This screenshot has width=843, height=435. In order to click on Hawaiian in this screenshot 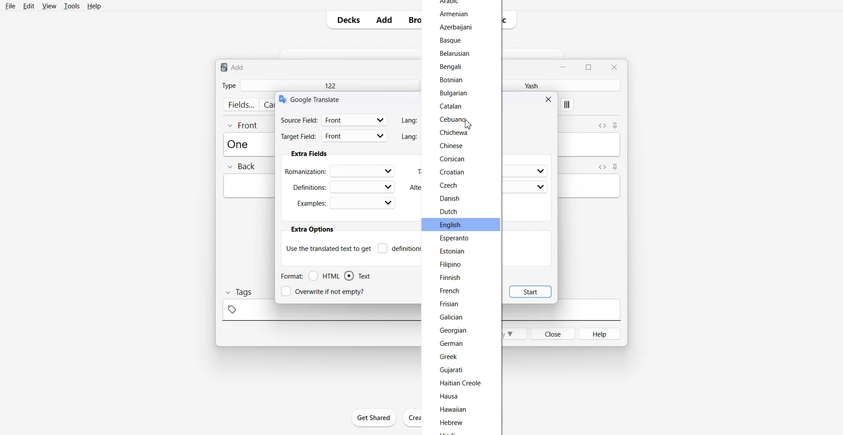, I will do `click(456, 410)`.